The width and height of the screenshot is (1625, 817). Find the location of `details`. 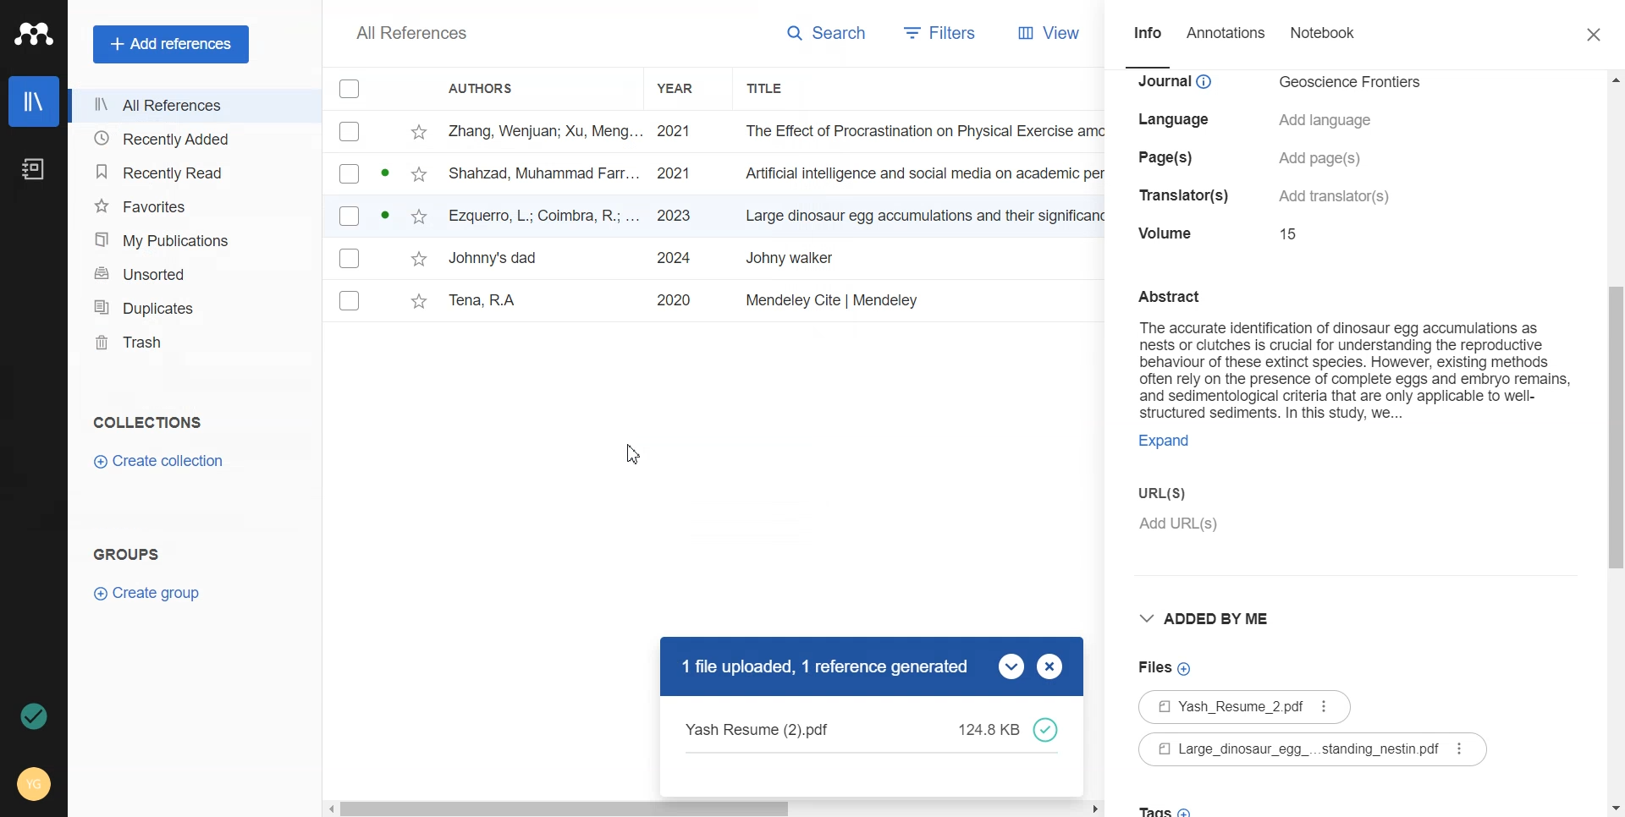

details is located at coordinates (1354, 84).